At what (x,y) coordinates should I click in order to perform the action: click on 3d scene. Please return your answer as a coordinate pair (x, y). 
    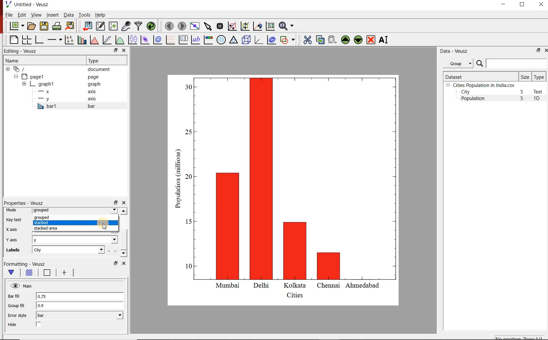
    Looking at the image, I should click on (246, 39).